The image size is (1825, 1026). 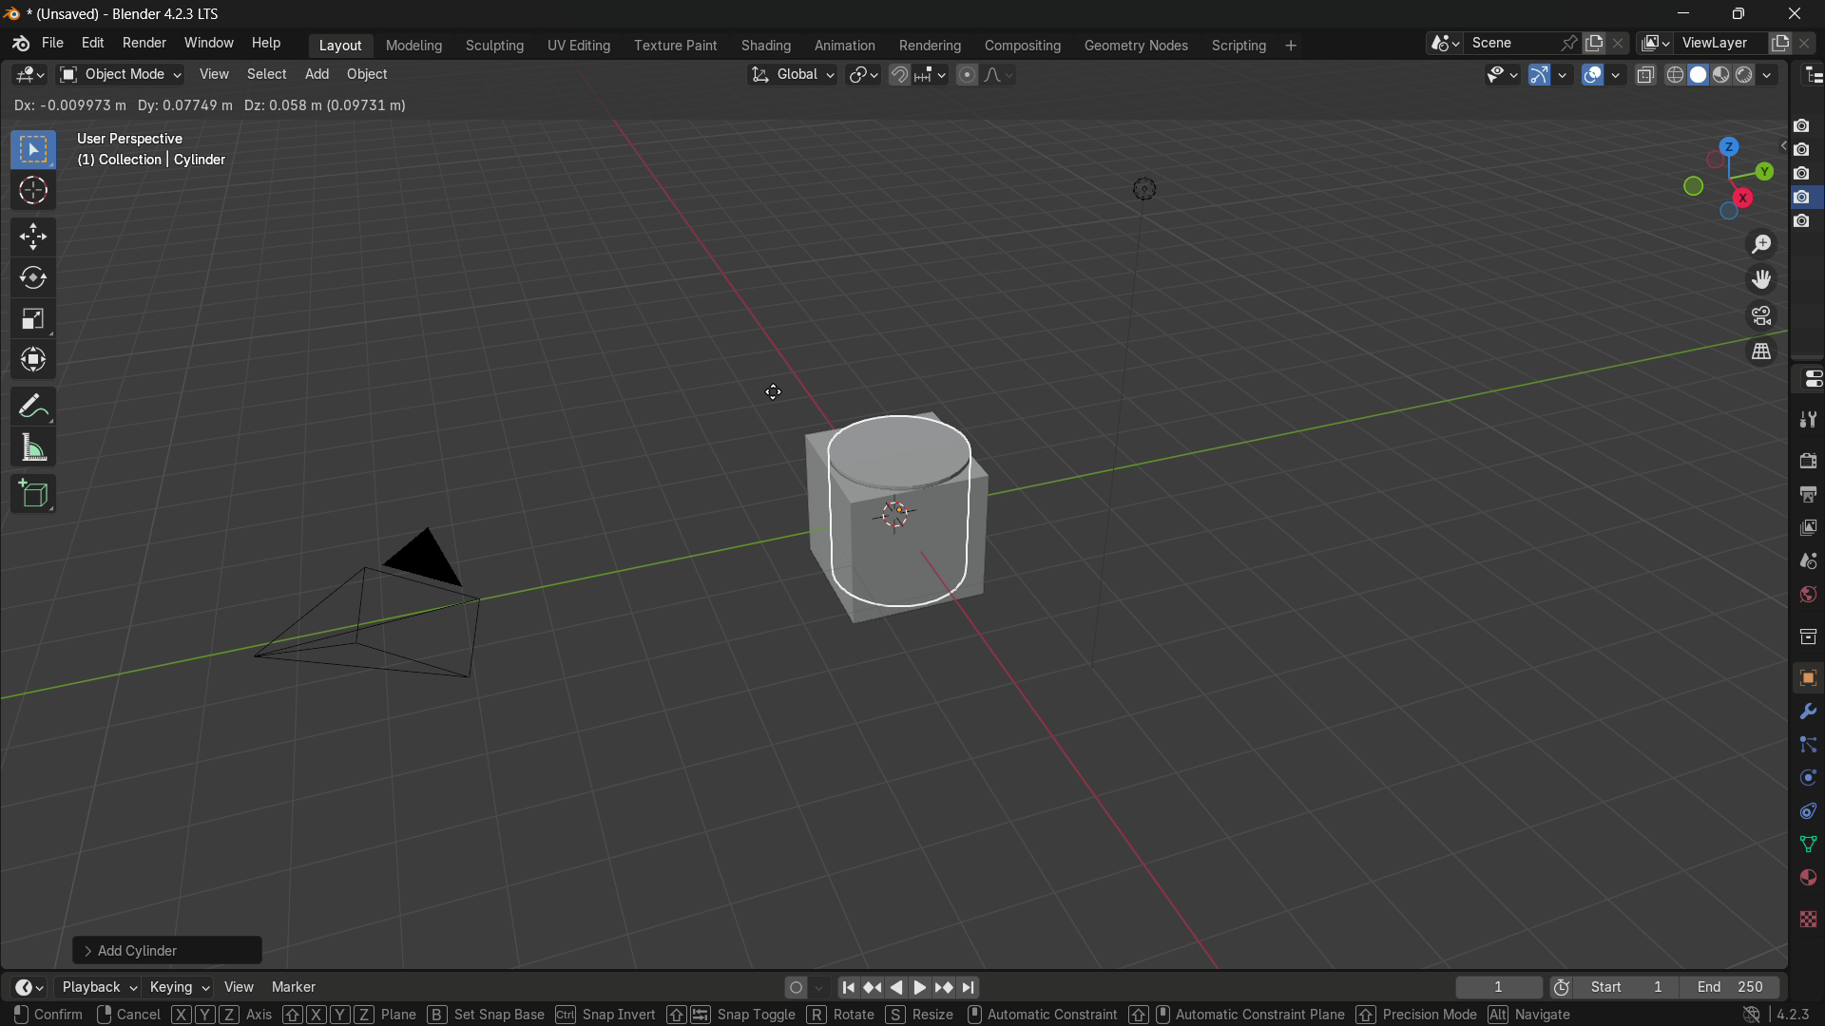 What do you see at coordinates (98, 989) in the screenshot?
I see `playback` at bounding box center [98, 989].